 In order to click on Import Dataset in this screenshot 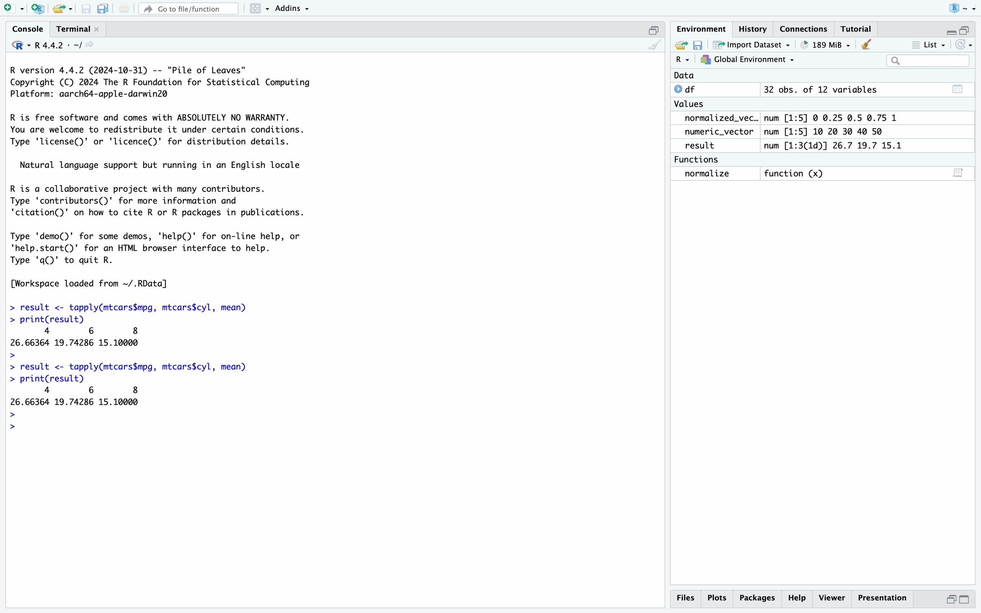, I will do `click(751, 45)`.